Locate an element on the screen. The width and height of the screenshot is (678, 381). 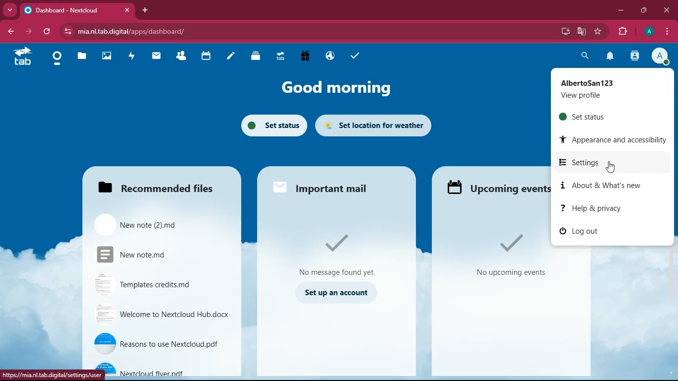
mia.nl.tab.digital/apps/dashboard/ is located at coordinates (135, 32).